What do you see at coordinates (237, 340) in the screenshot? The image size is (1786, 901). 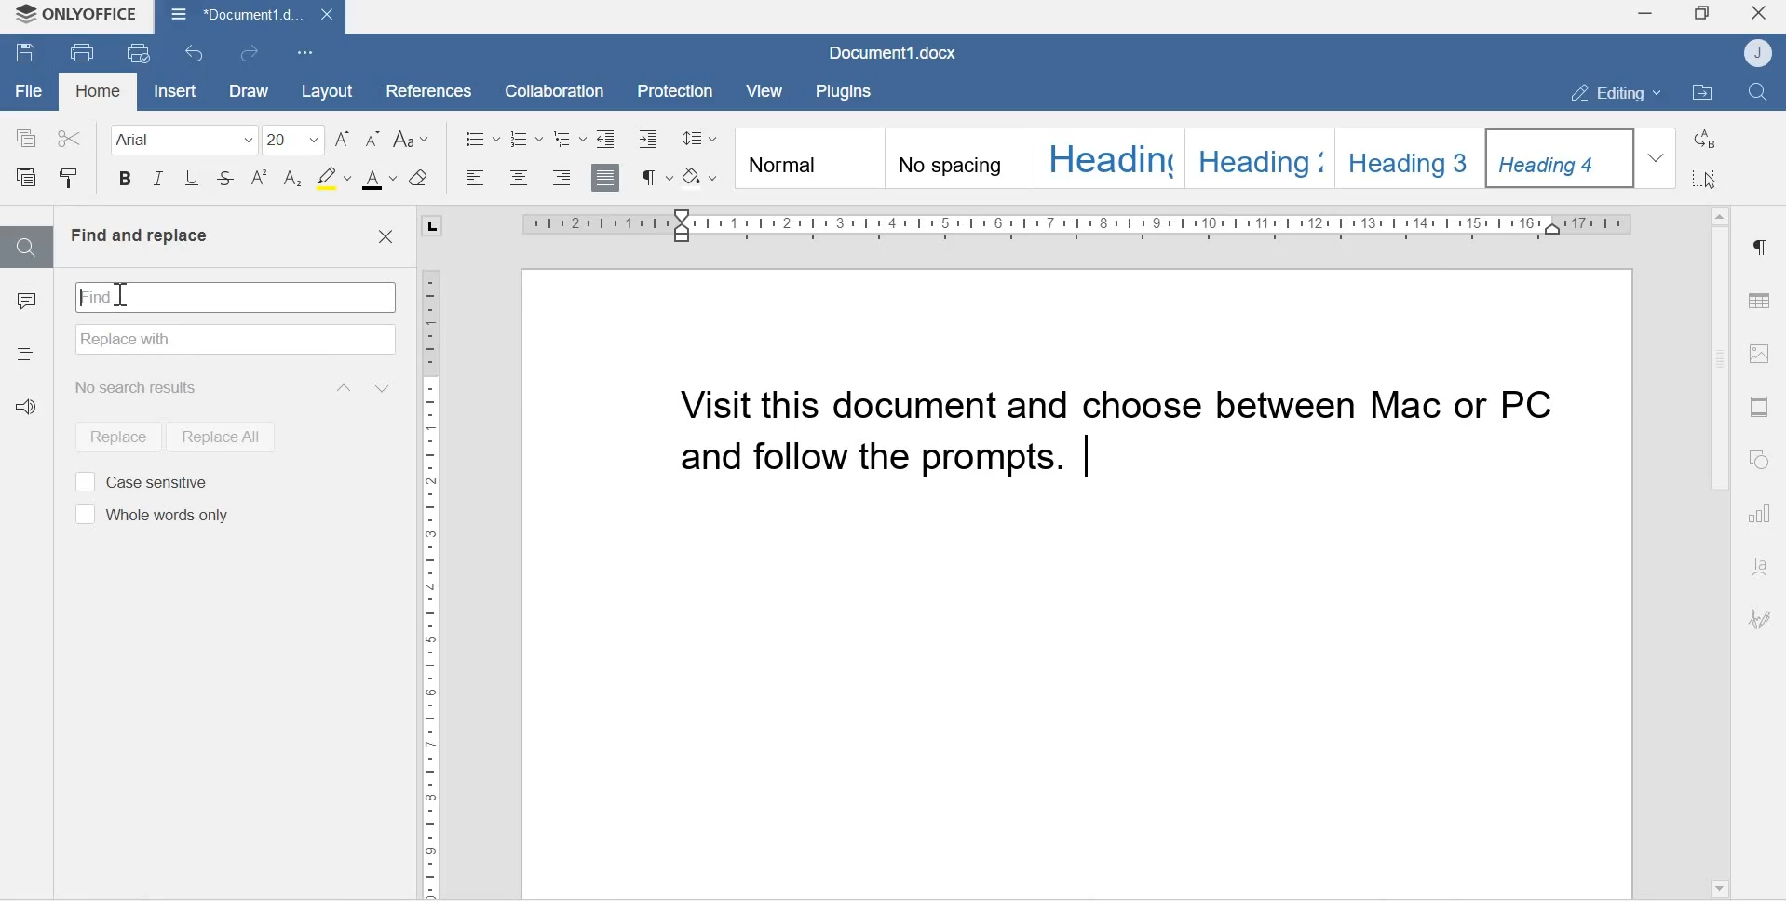 I see `Replace with` at bounding box center [237, 340].